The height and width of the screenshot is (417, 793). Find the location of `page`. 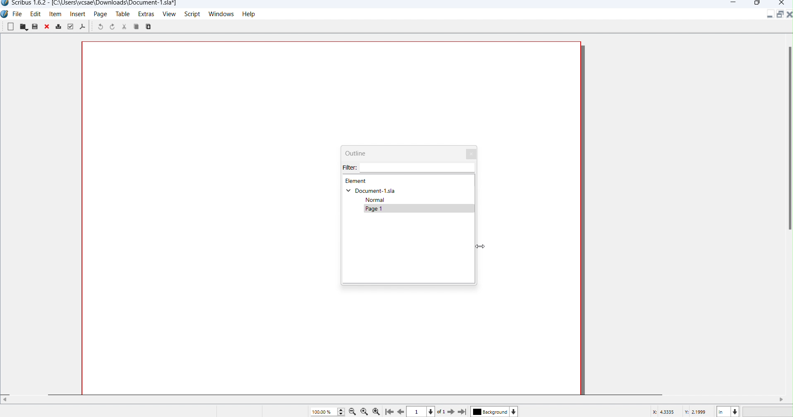

page is located at coordinates (379, 211).